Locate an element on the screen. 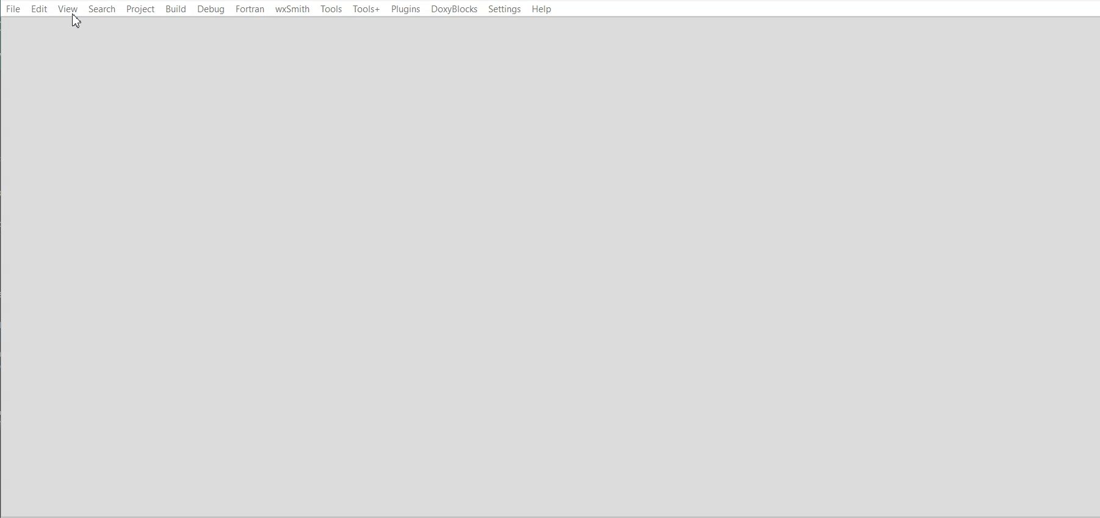 The width and height of the screenshot is (1100, 518). Tools+ is located at coordinates (366, 9).